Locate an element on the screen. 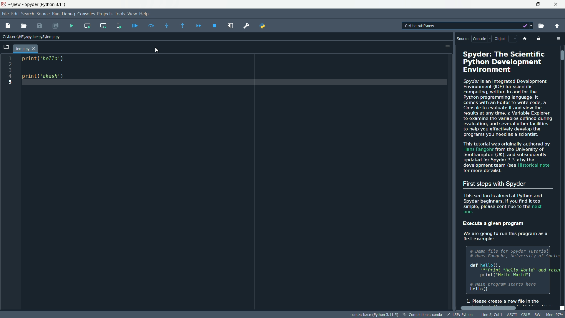  Spyder: The Scientific Python Development Environment Spyder is an Integrated Development Environment (IDE) for scientific computing, written in and for the Python programming language. It comes with an Editor to write code, a Console to evaluate it and view the results at any time, a Variable Explorer to examine the variables defined during evaluation, and several other facilities to help you effectively develop the programs you need as a scientist.  This tutorial was originally authored by Hans Fangohr from the University of Southampton (UK), and subsequently updated for Spyder 3.3.x by the development team (see Historical note for more details).  First steps with Spyder This section is aimed at Python and Spyder beginners. If you find it too simple, please continue to the next one.  Execute a given program We are going to run this program as a first example:  # Demo file for Spyder Tutorial # Hans Fangohr, University of Southampton, UK  def hello():     """Print "Hello World" and return None."""     print("Hello World")  # Main program starts here hello() is located at coordinates (507, 175).